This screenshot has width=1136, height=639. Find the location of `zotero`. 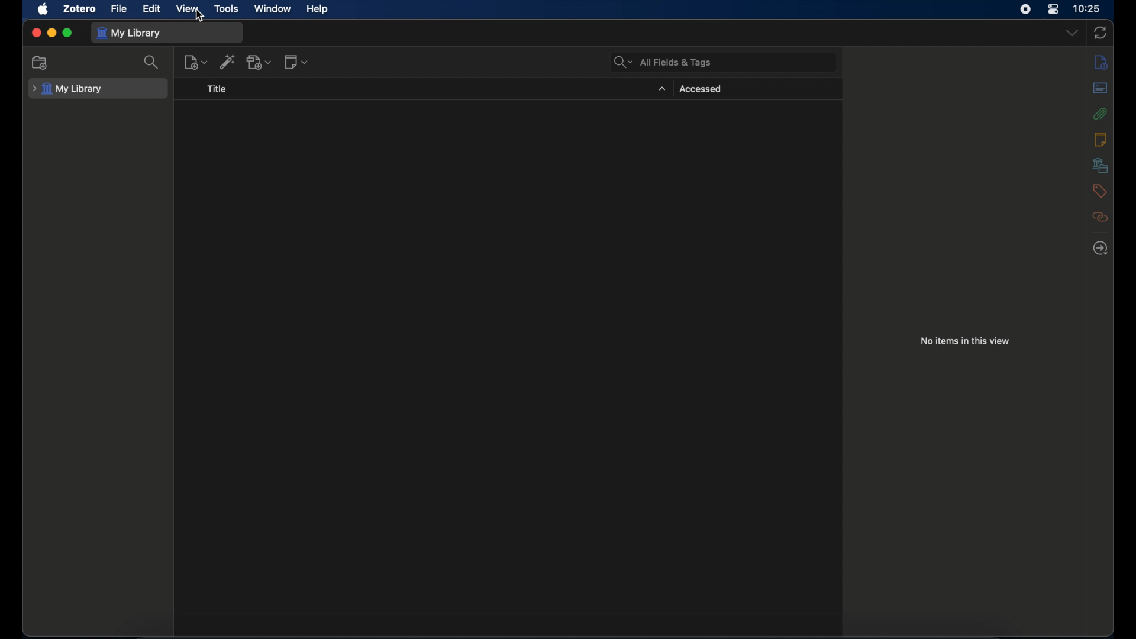

zotero is located at coordinates (79, 9).